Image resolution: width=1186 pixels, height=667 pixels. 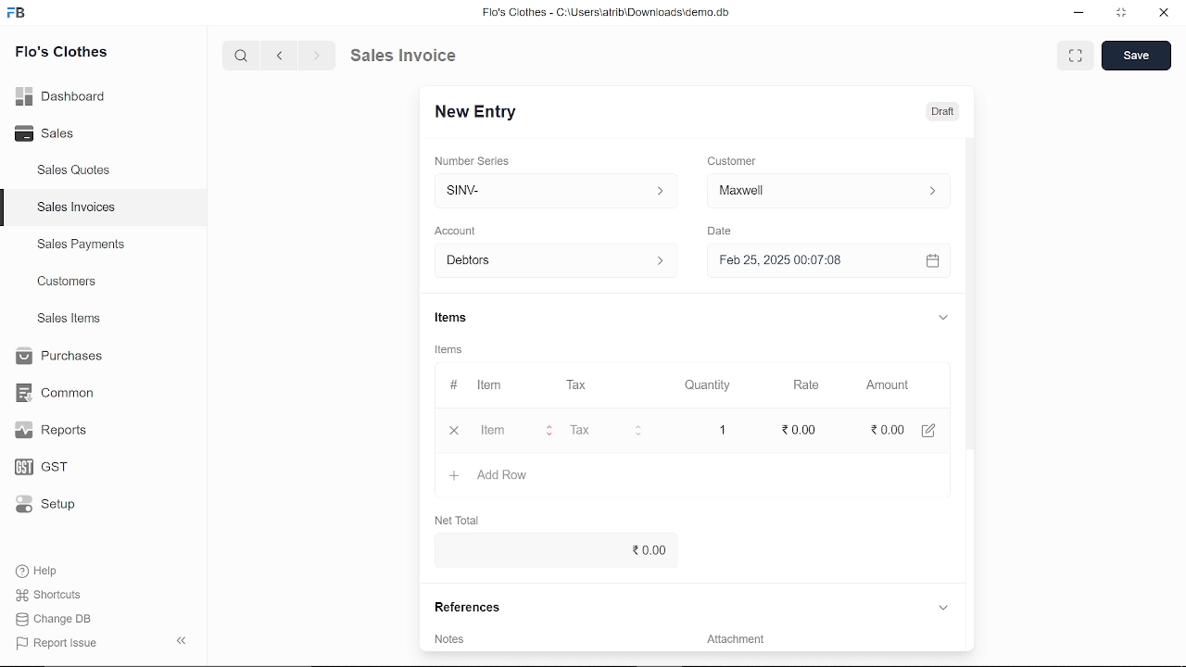 What do you see at coordinates (732, 160) in the screenshot?
I see `Customer` at bounding box center [732, 160].